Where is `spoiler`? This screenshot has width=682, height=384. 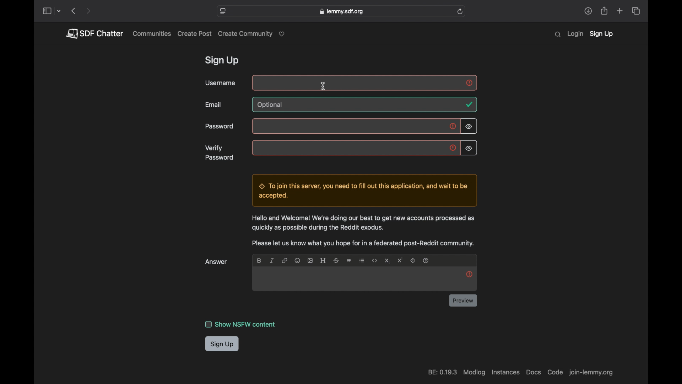 spoiler is located at coordinates (413, 261).